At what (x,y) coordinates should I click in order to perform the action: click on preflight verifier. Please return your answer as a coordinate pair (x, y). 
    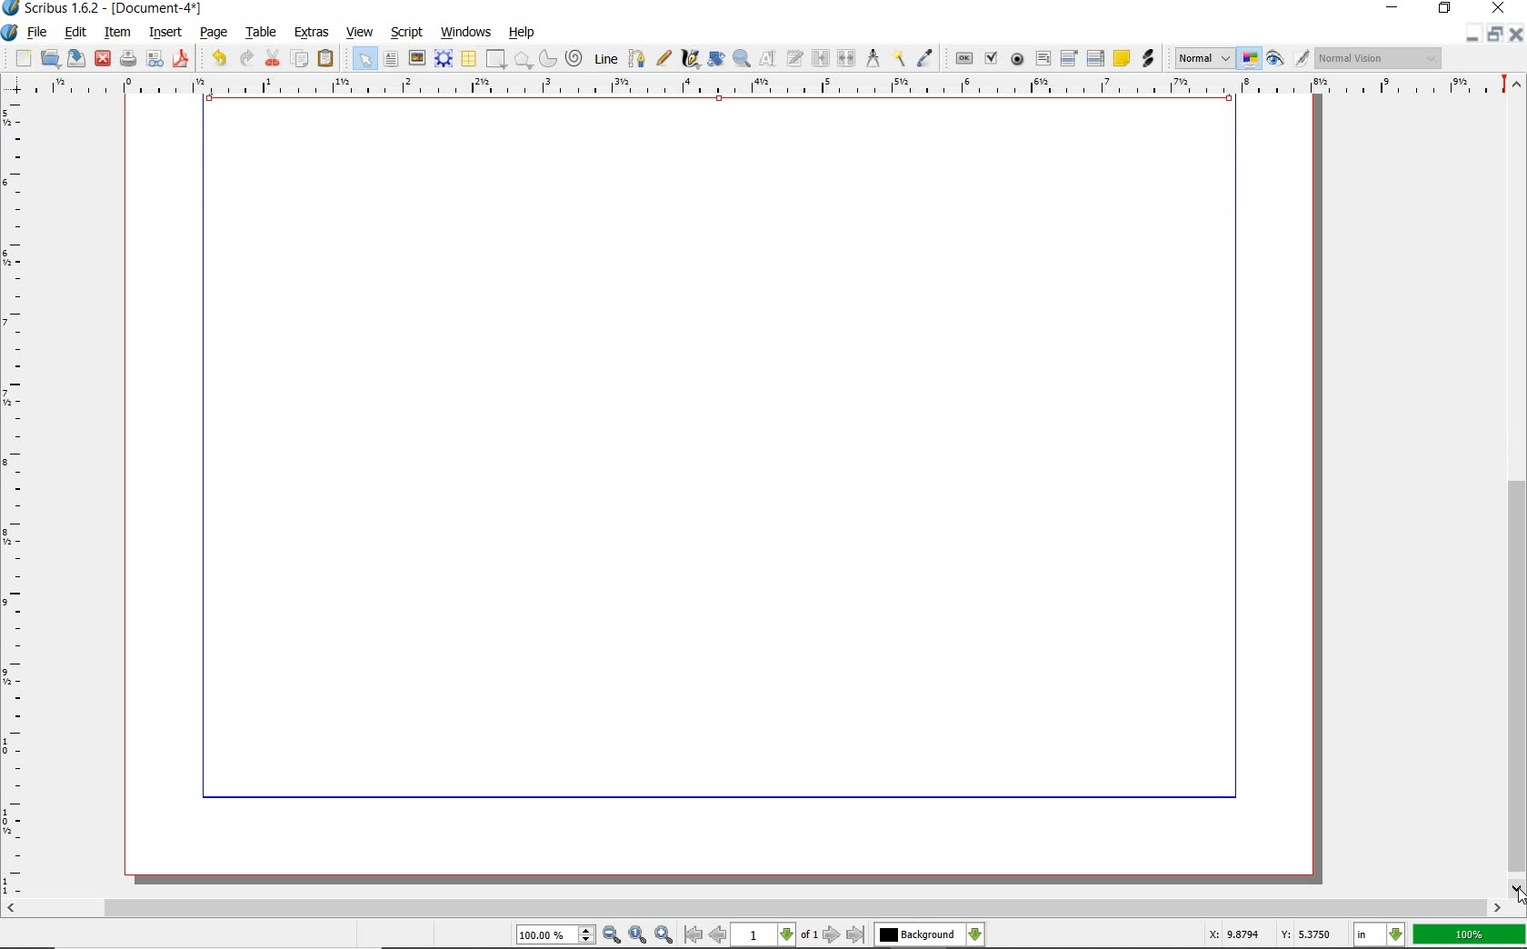
    Looking at the image, I should click on (155, 59).